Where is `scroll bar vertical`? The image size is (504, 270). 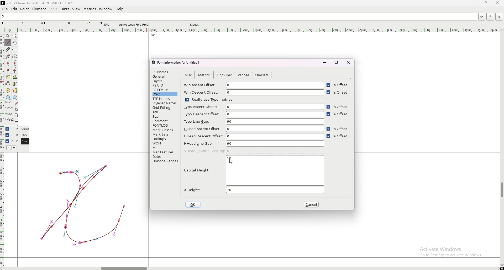 scroll bar vertical is located at coordinates (502, 190).